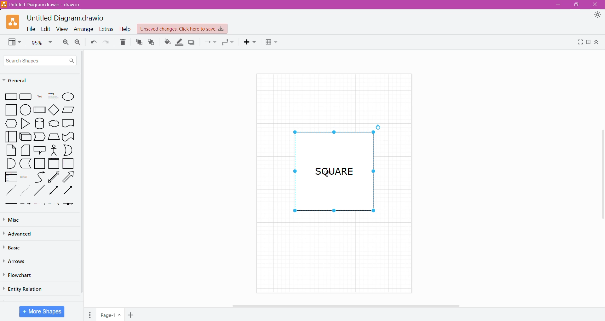  What do you see at coordinates (25, 150) in the screenshot?
I see `Stacked Papers` at bounding box center [25, 150].